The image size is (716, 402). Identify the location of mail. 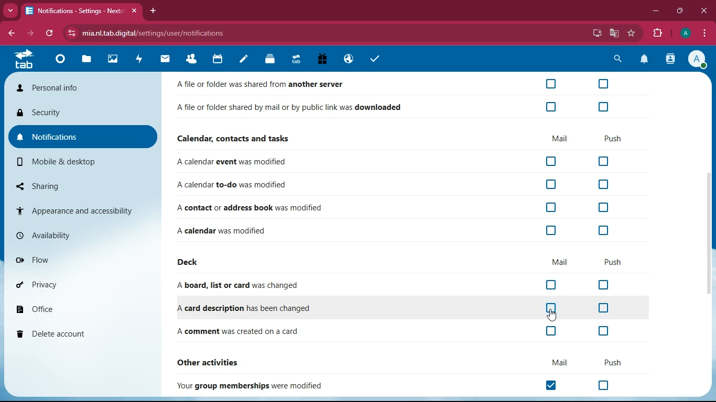
(165, 59).